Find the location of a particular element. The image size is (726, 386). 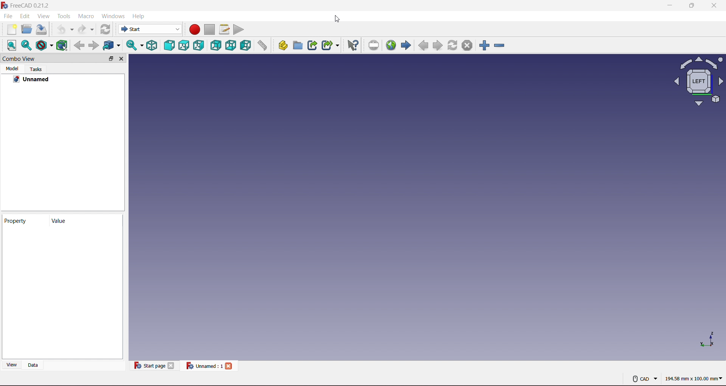

Bottom is located at coordinates (231, 45).